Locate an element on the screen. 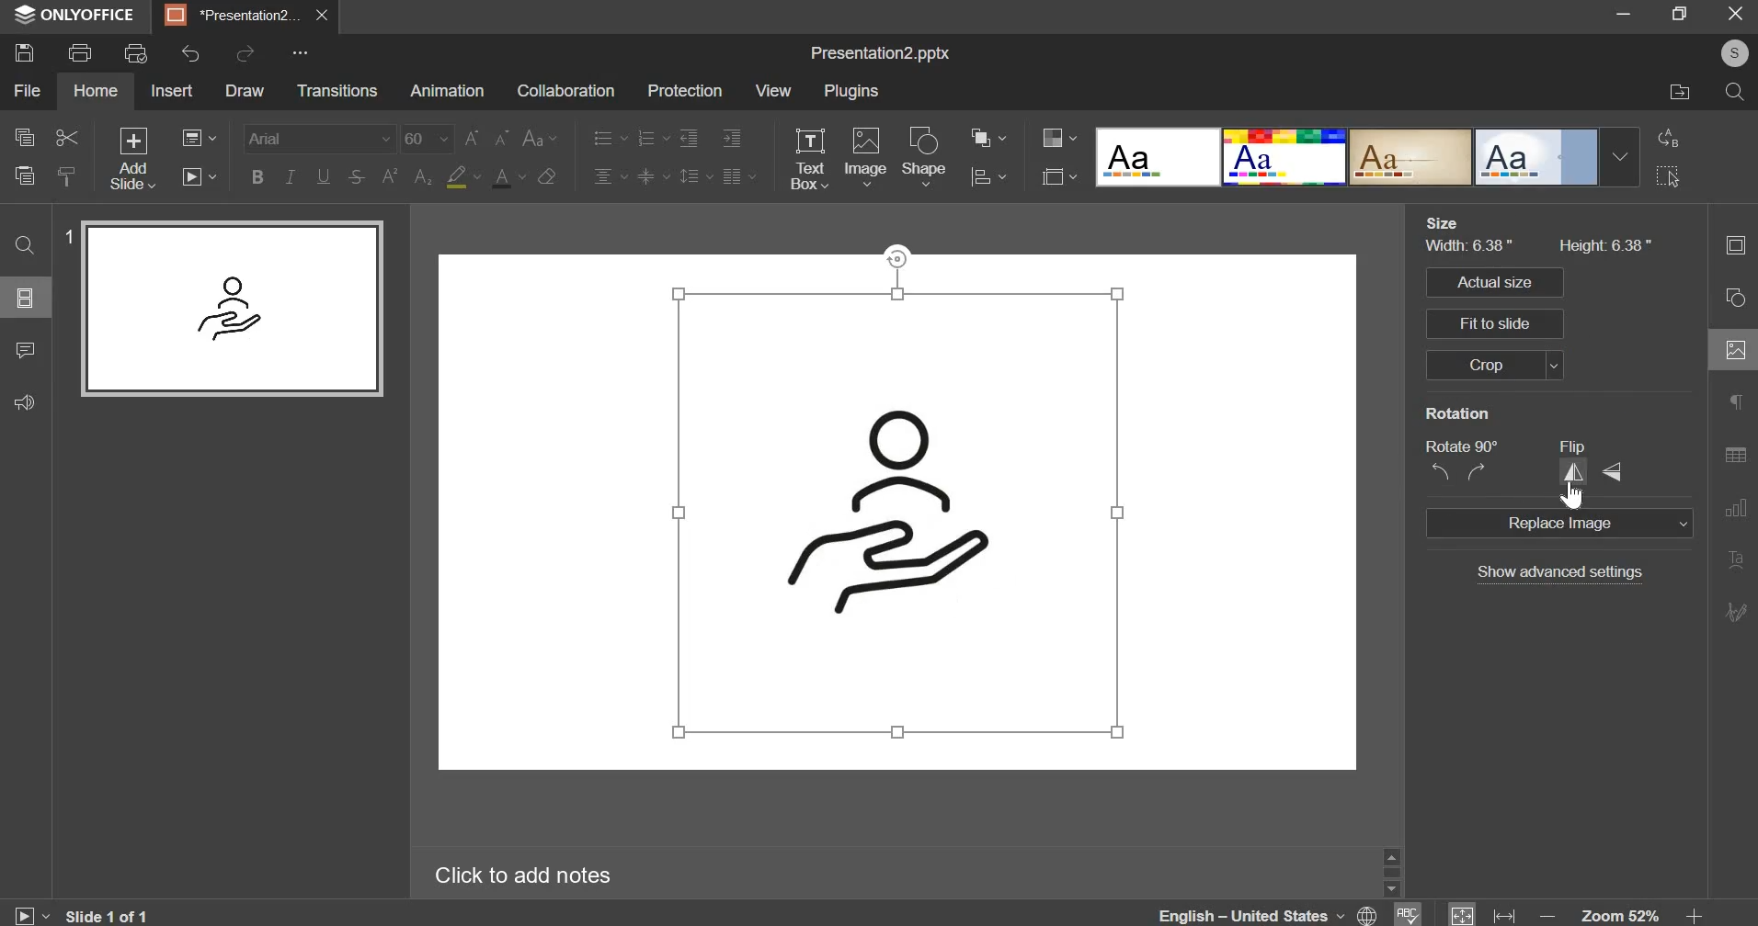 Image resolution: width=1758 pixels, height=926 pixels. align shape is located at coordinates (993, 176).